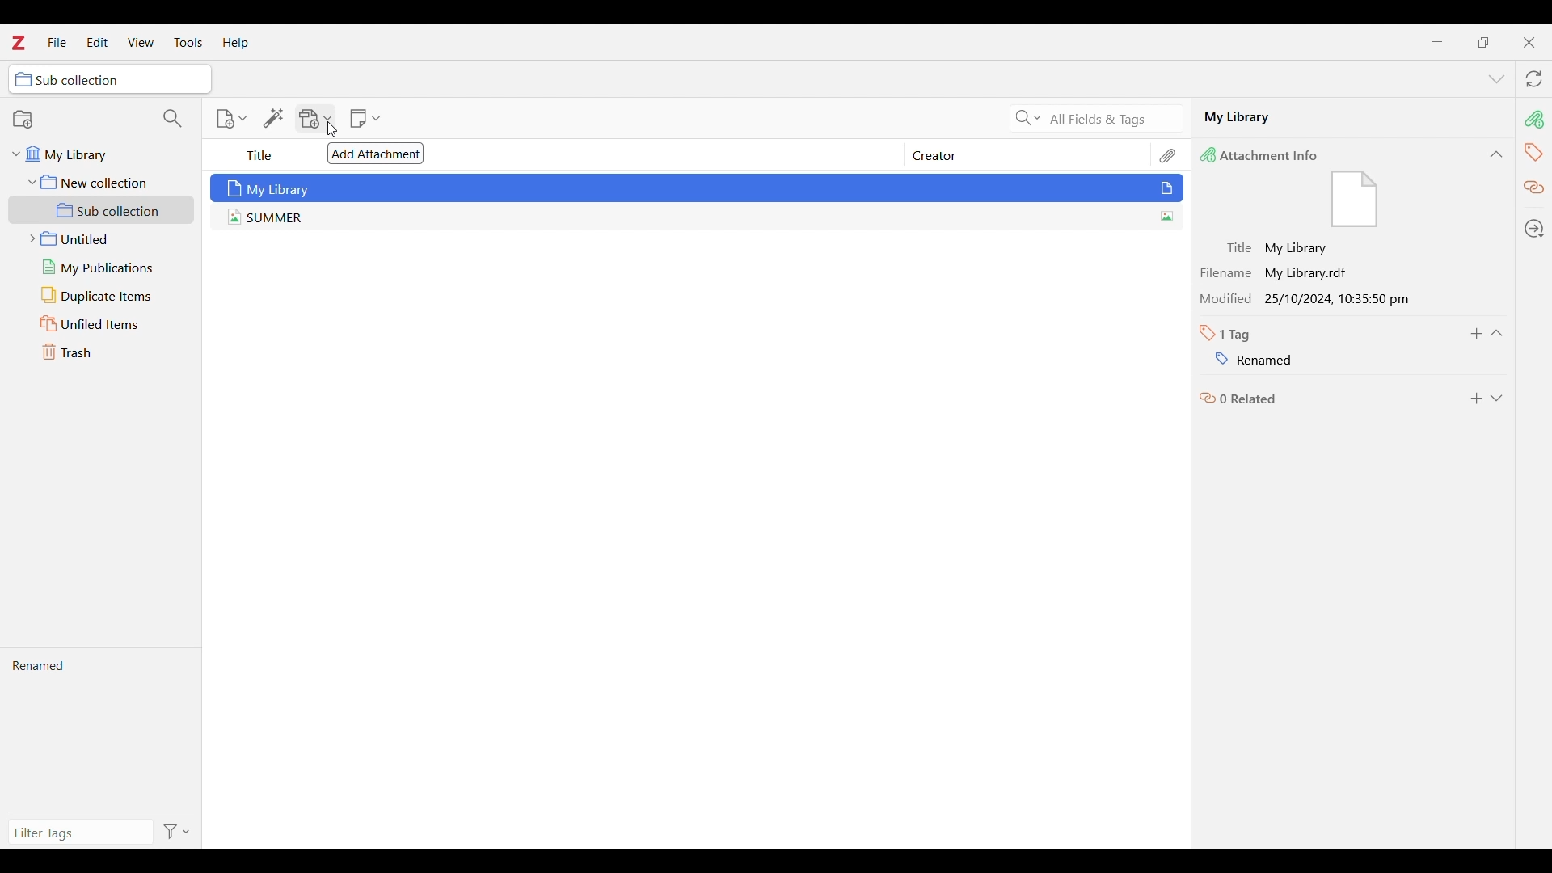 This screenshot has width=1552, height=873. I want to click on Title , so click(260, 157).